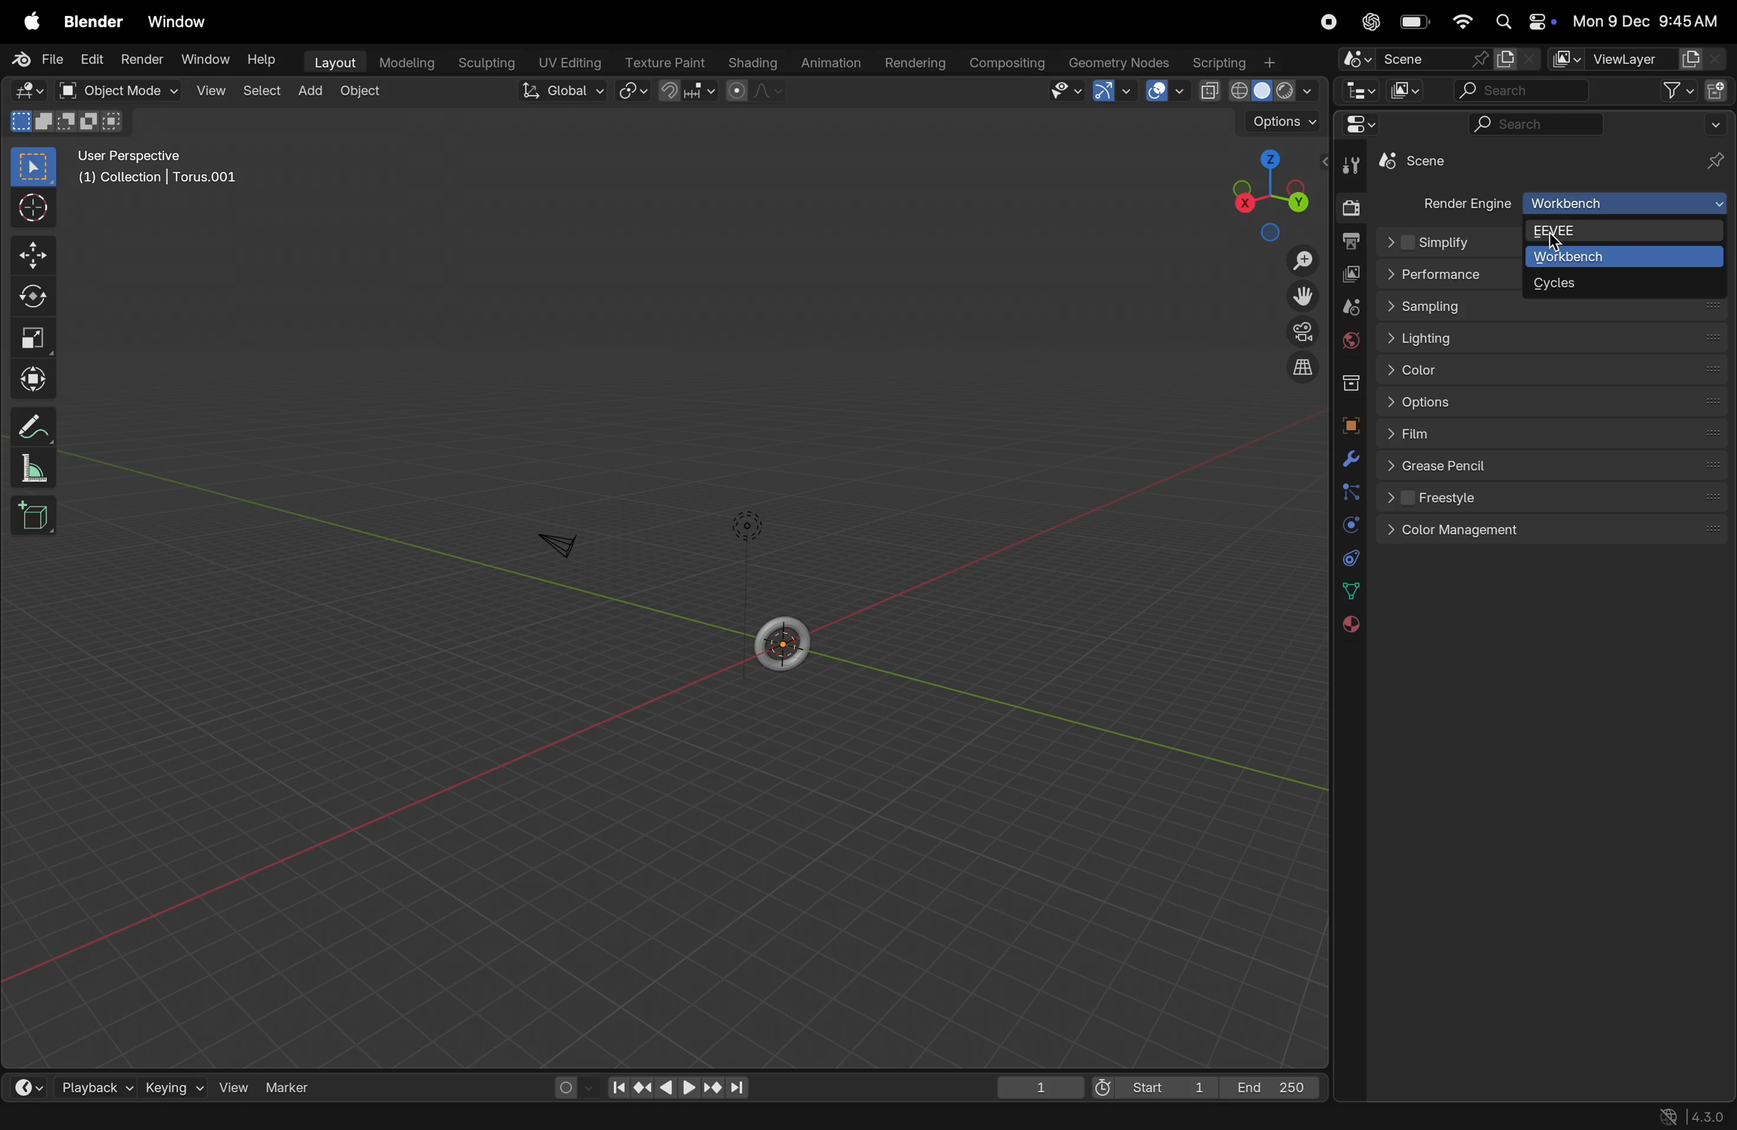 The image size is (1737, 1130). What do you see at coordinates (686, 93) in the screenshot?
I see `snap` at bounding box center [686, 93].